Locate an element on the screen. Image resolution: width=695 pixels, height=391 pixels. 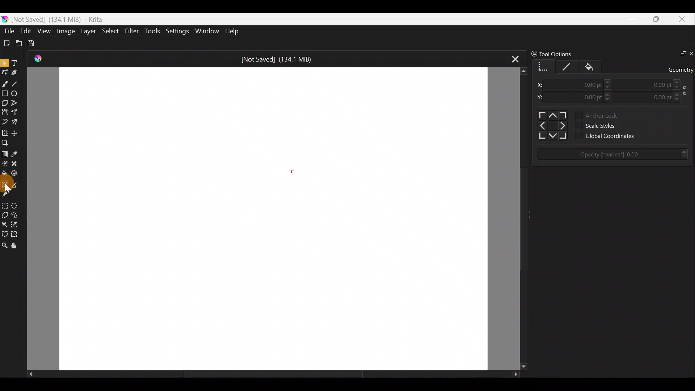
Increase is located at coordinates (606, 81).